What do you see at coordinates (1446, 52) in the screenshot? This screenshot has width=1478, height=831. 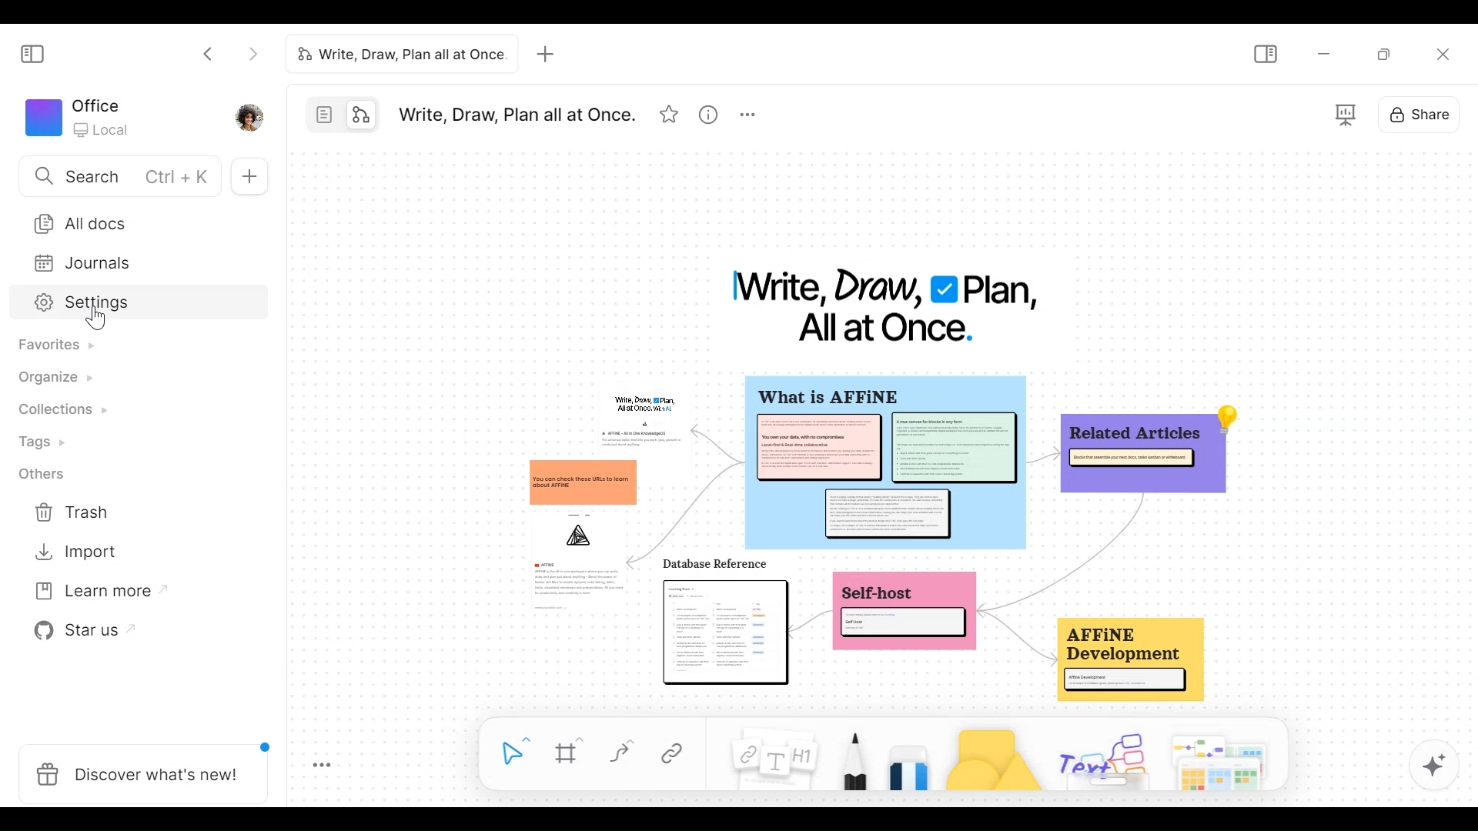 I see `Close` at bounding box center [1446, 52].